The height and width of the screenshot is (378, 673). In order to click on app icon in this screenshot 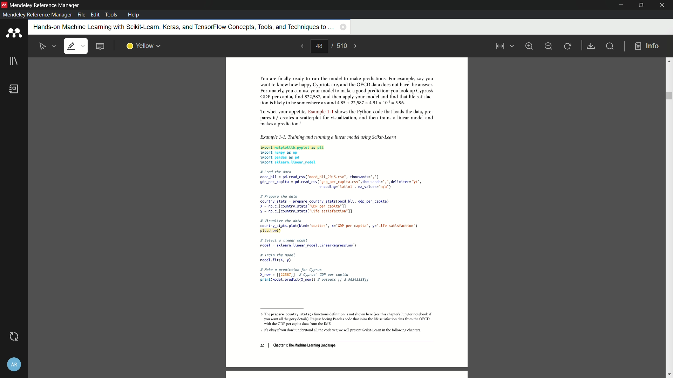, I will do `click(4, 5)`.